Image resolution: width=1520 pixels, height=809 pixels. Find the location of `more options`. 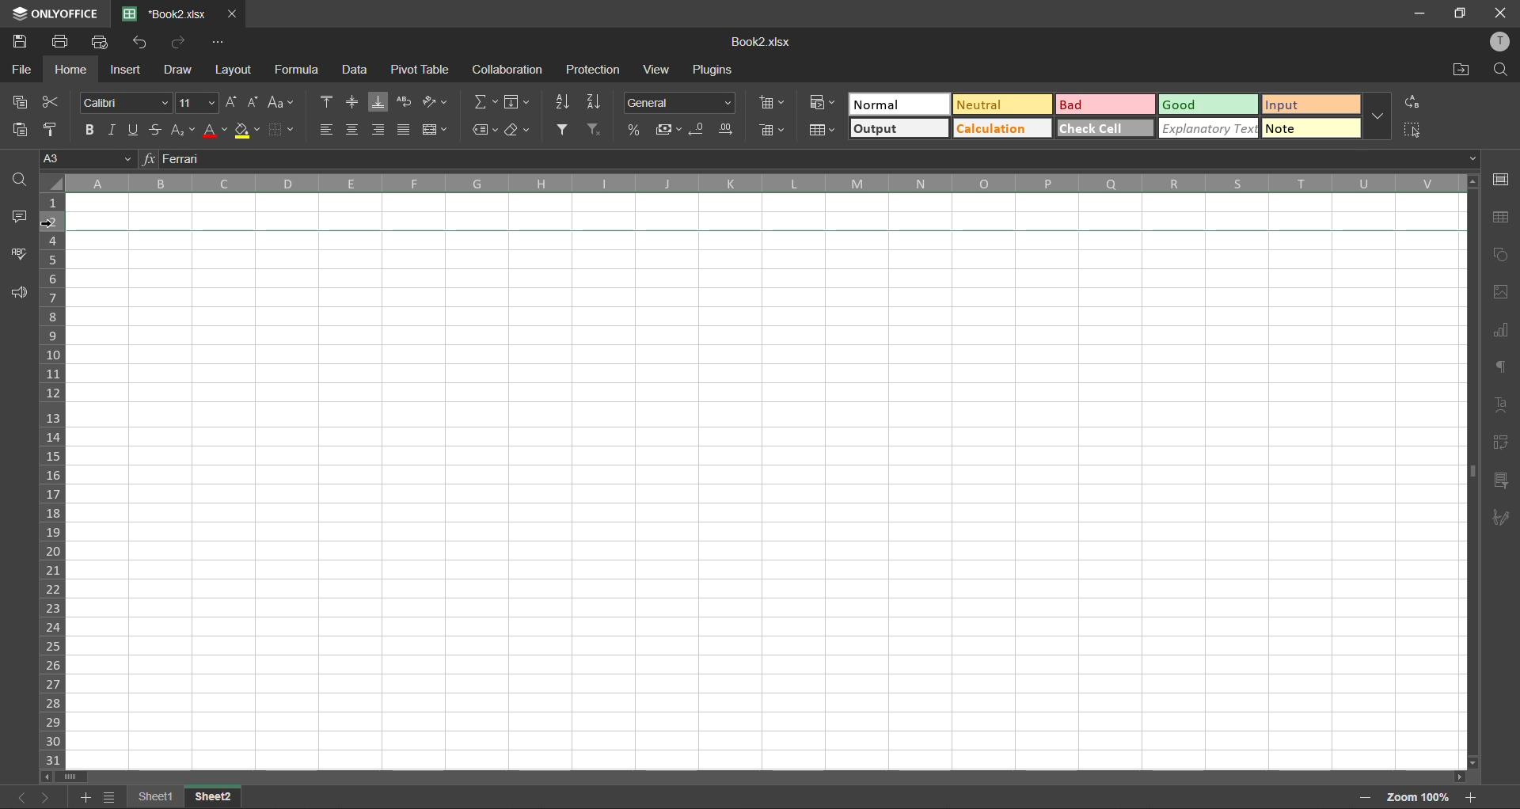

more options is located at coordinates (1375, 116).